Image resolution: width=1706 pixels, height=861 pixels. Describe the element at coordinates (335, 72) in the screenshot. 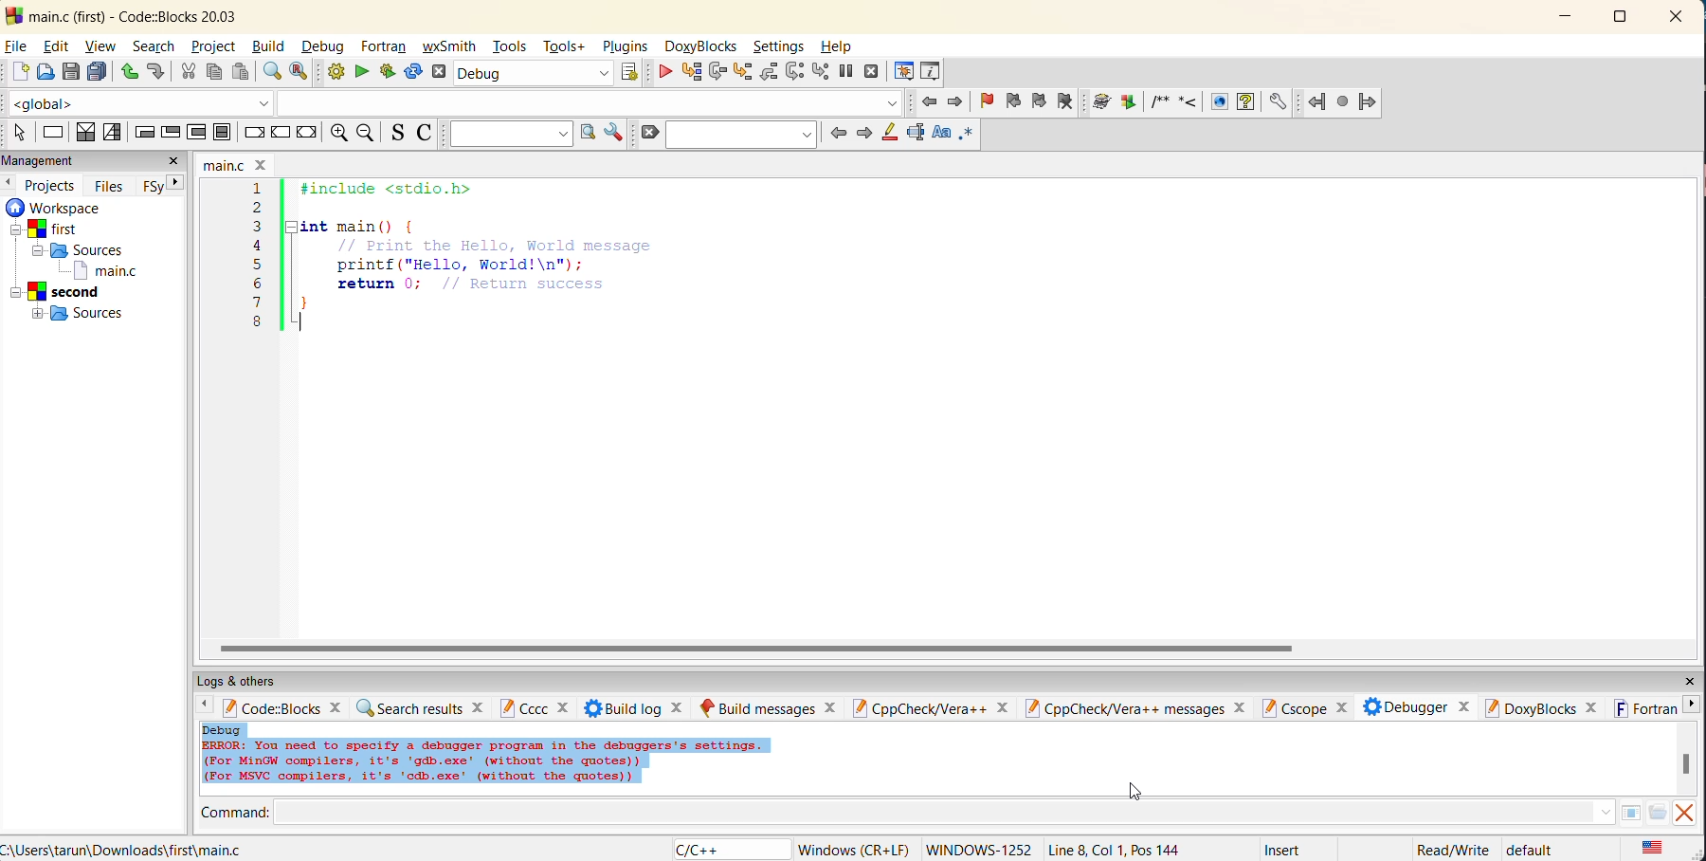

I see `build` at that location.